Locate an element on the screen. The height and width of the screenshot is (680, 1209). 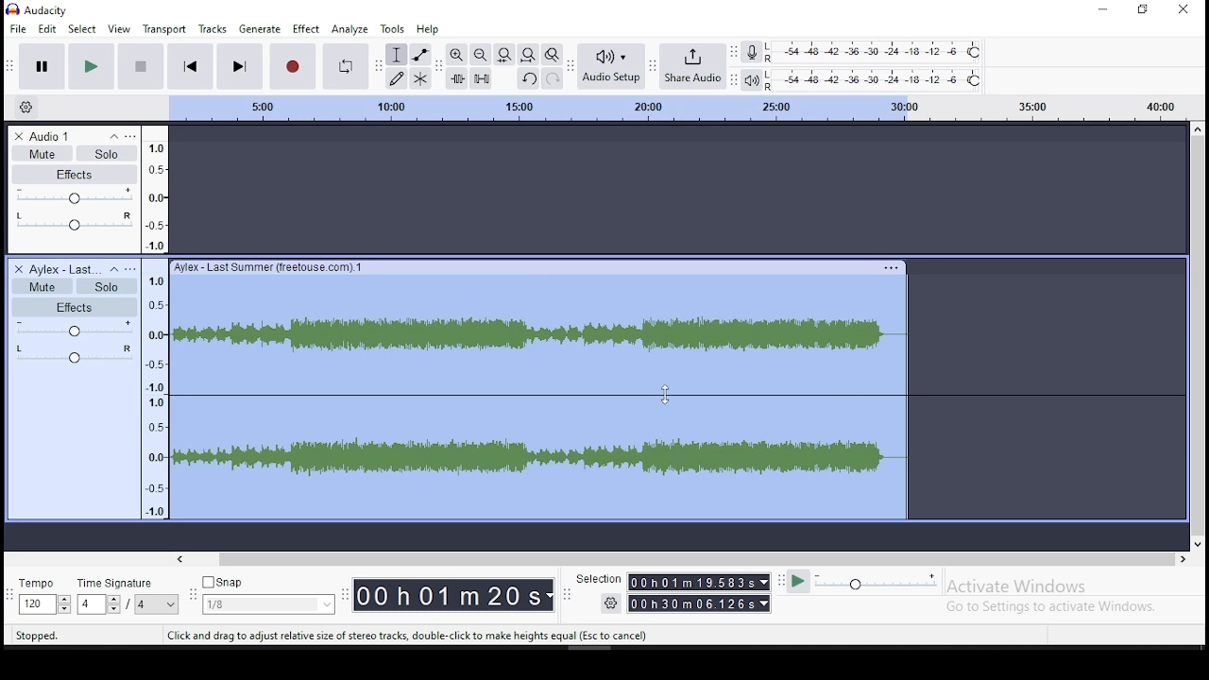
snap is located at coordinates (270, 594).